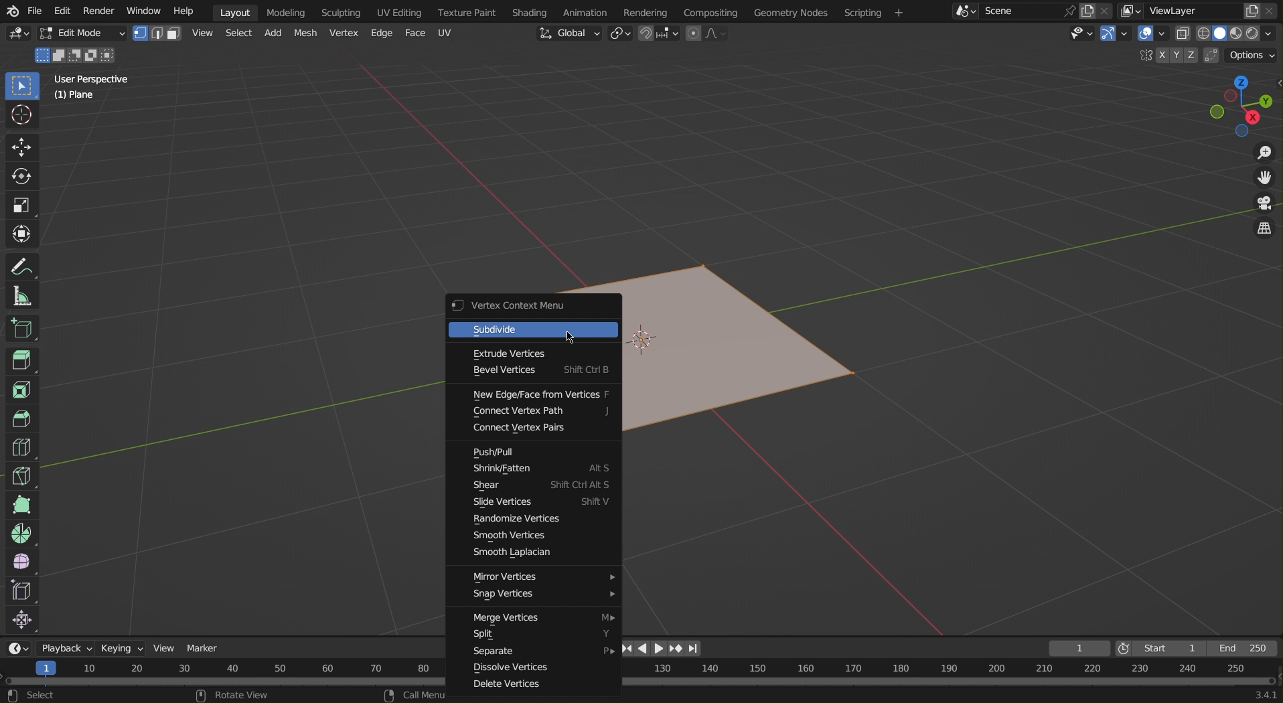 Image resolution: width=1283 pixels, height=703 pixels. I want to click on Smooth, so click(21, 562).